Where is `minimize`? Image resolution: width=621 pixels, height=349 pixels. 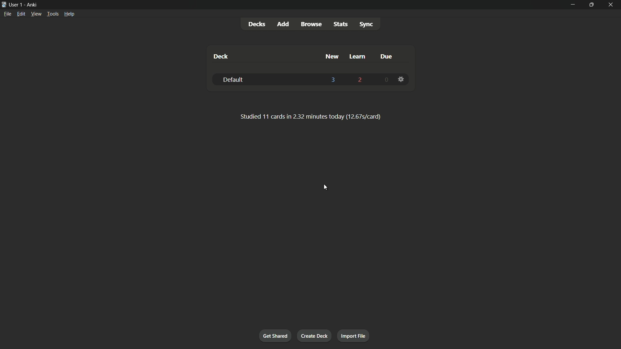
minimize is located at coordinates (573, 5).